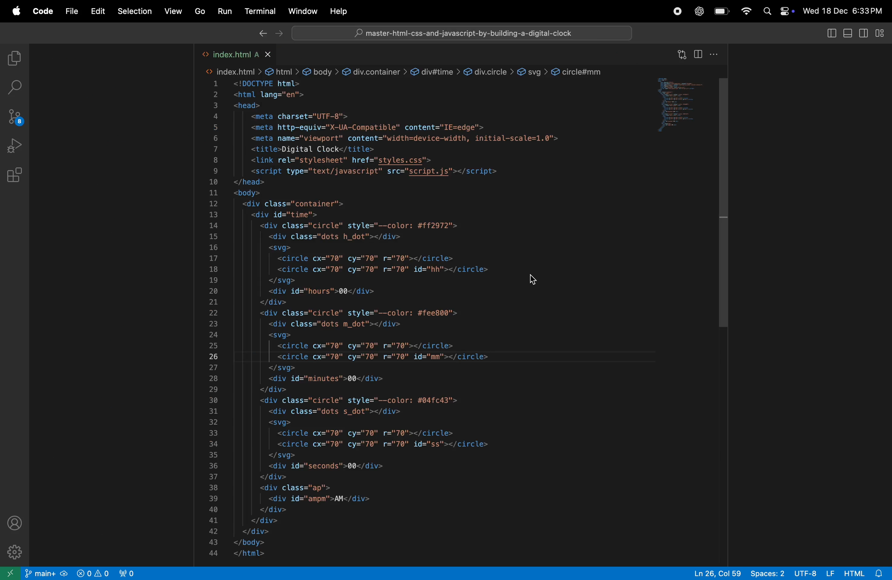 The width and height of the screenshot is (892, 580). Describe the element at coordinates (223, 12) in the screenshot. I see `run ` at that location.